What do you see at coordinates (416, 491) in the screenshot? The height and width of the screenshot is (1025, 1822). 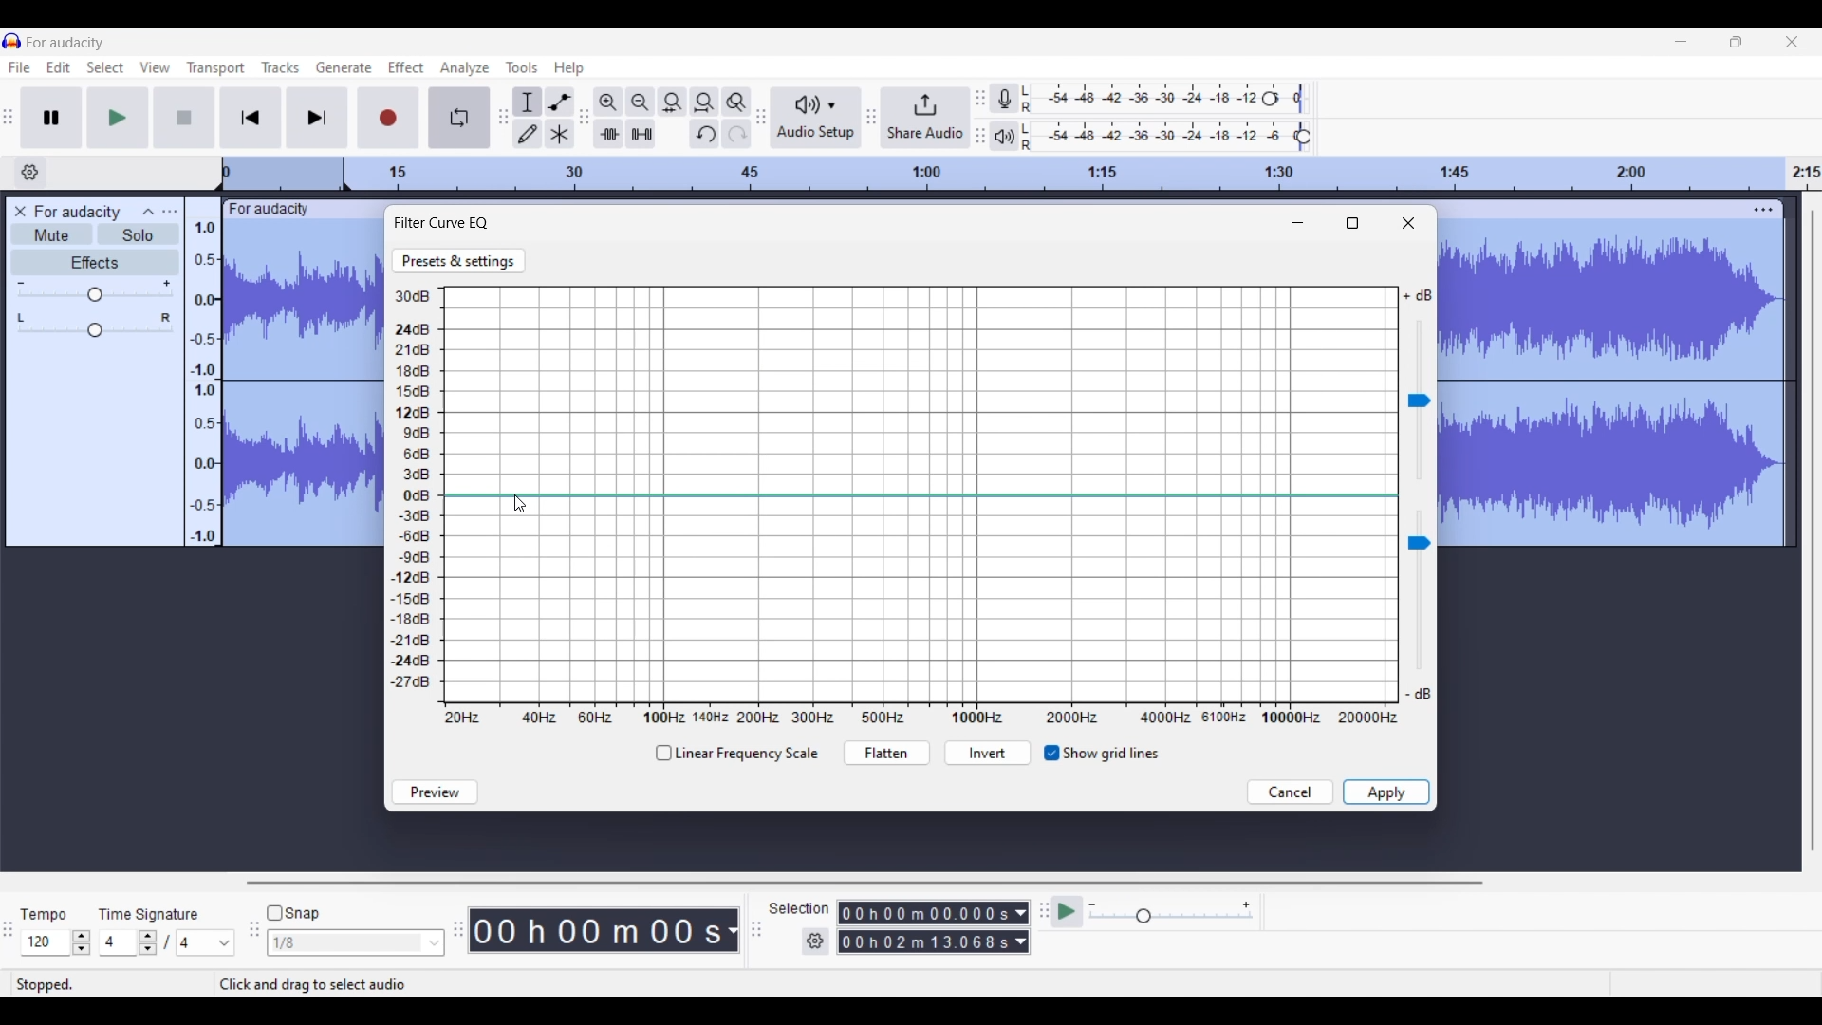 I see `Y axis representing Decibel` at bounding box center [416, 491].